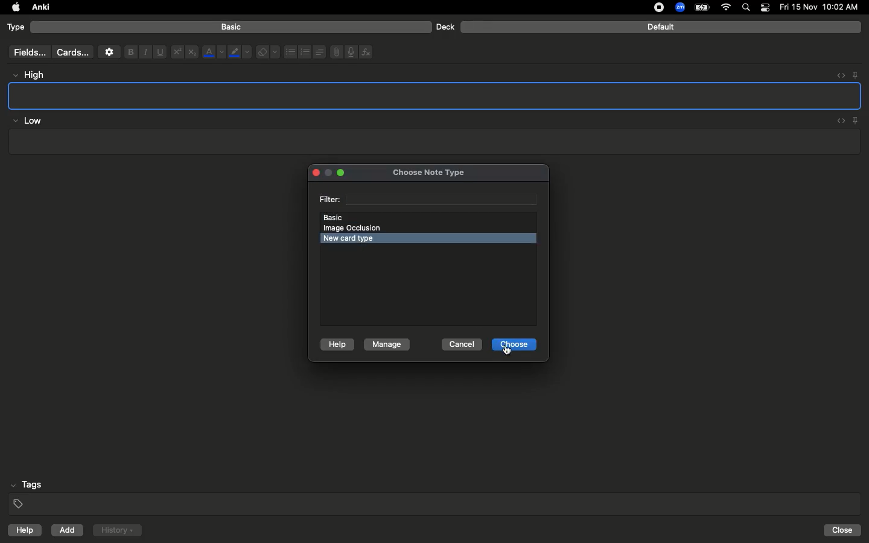  Describe the element at coordinates (748, 8) in the screenshot. I see `Search` at that location.